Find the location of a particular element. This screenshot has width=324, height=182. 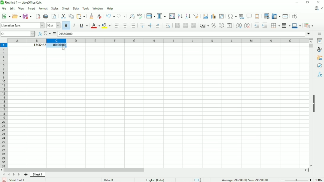

Sort is located at coordinates (171, 16).